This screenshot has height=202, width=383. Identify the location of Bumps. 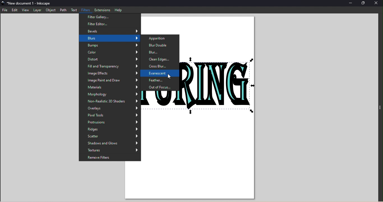
(110, 44).